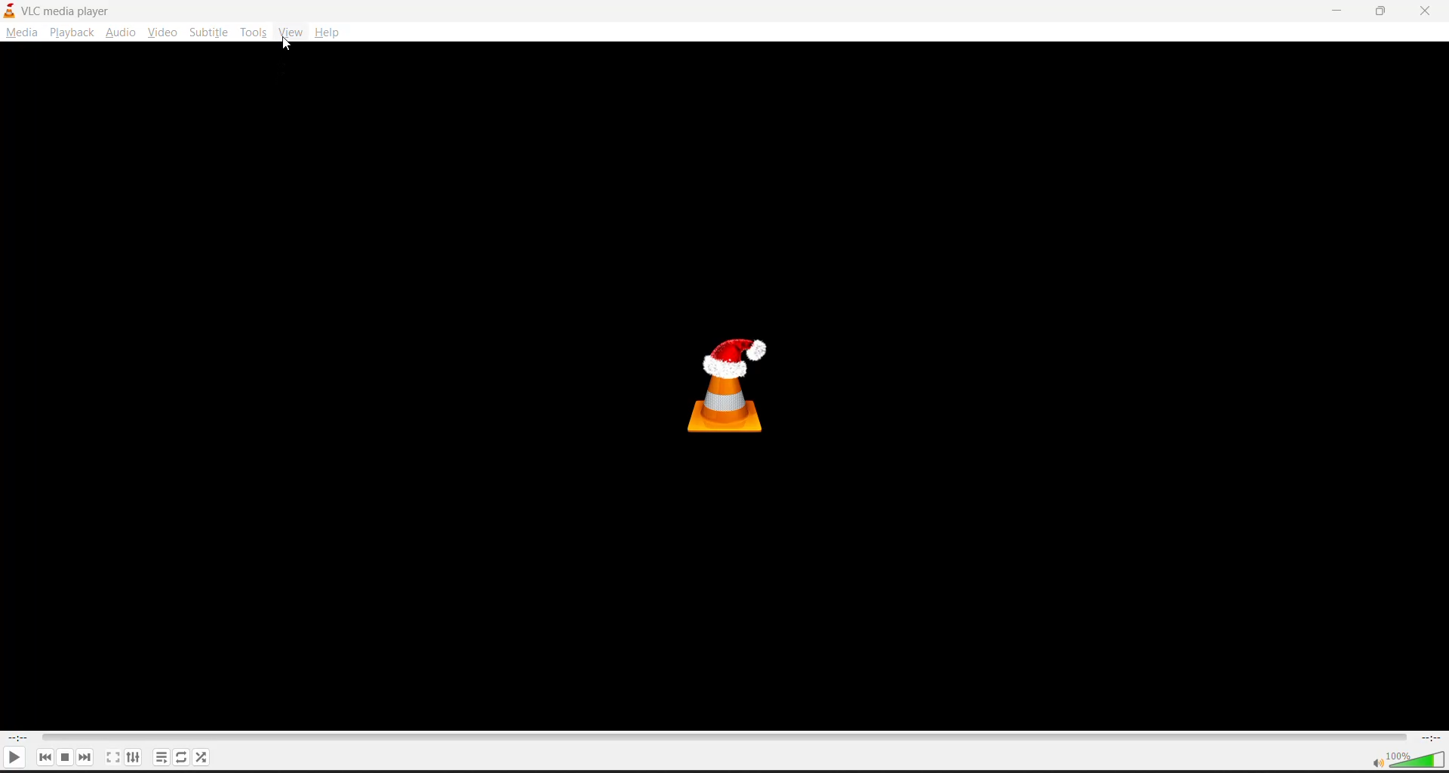 This screenshot has width=1449, height=773. Describe the element at coordinates (85, 758) in the screenshot. I see `next` at that location.